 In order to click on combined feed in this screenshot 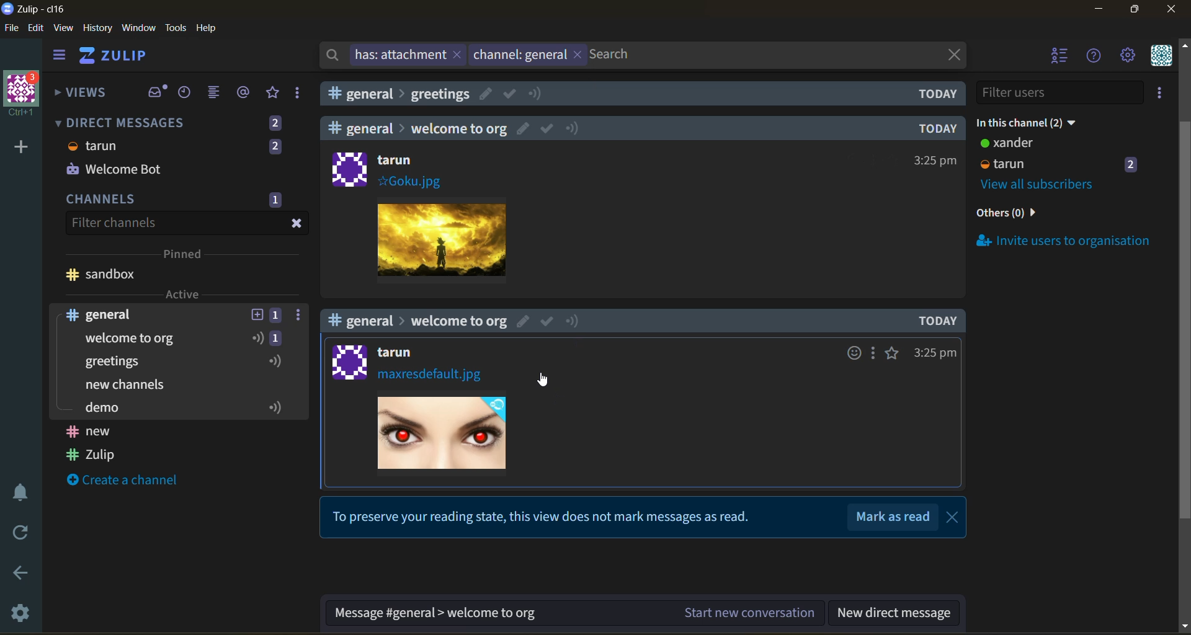, I will do `click(216, 93)`.